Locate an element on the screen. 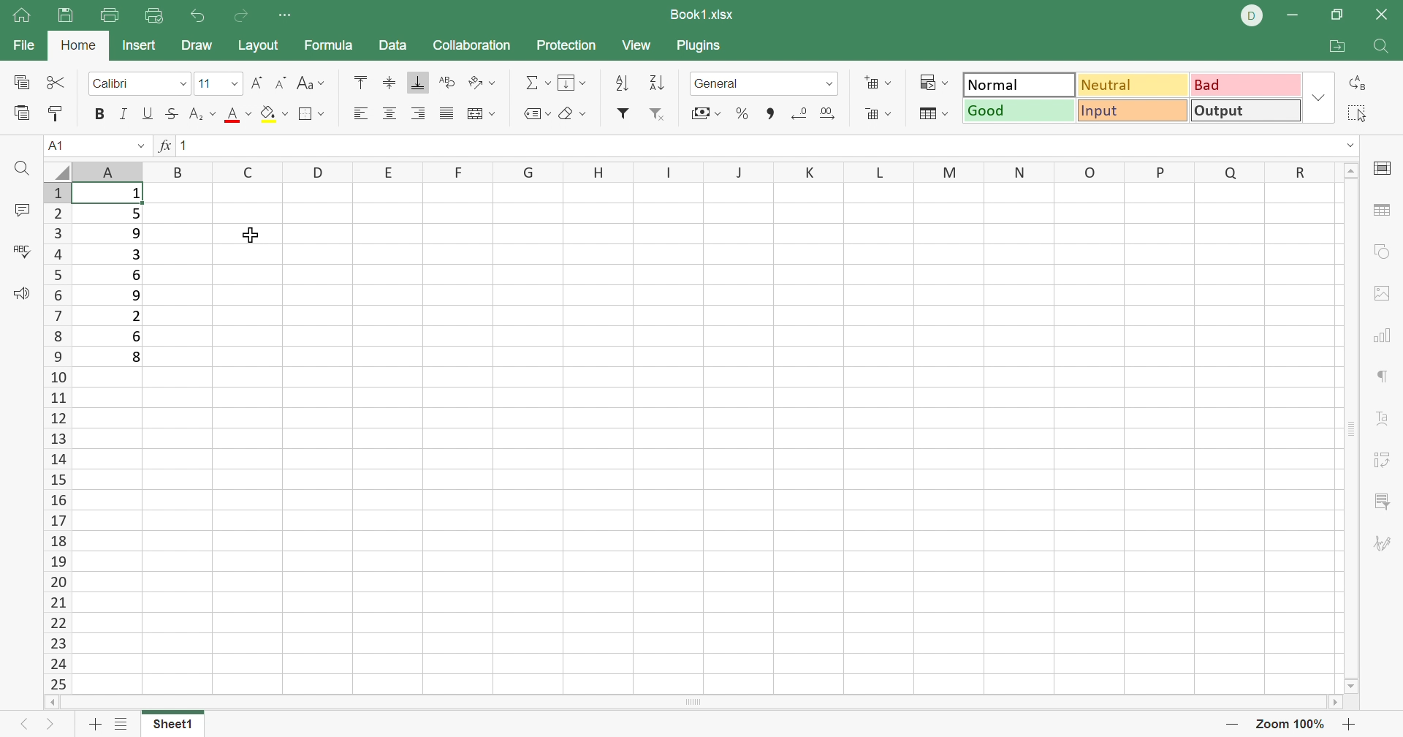 This screenshot has height=737, width=1403. Italic is located at coordinates (125, 113).